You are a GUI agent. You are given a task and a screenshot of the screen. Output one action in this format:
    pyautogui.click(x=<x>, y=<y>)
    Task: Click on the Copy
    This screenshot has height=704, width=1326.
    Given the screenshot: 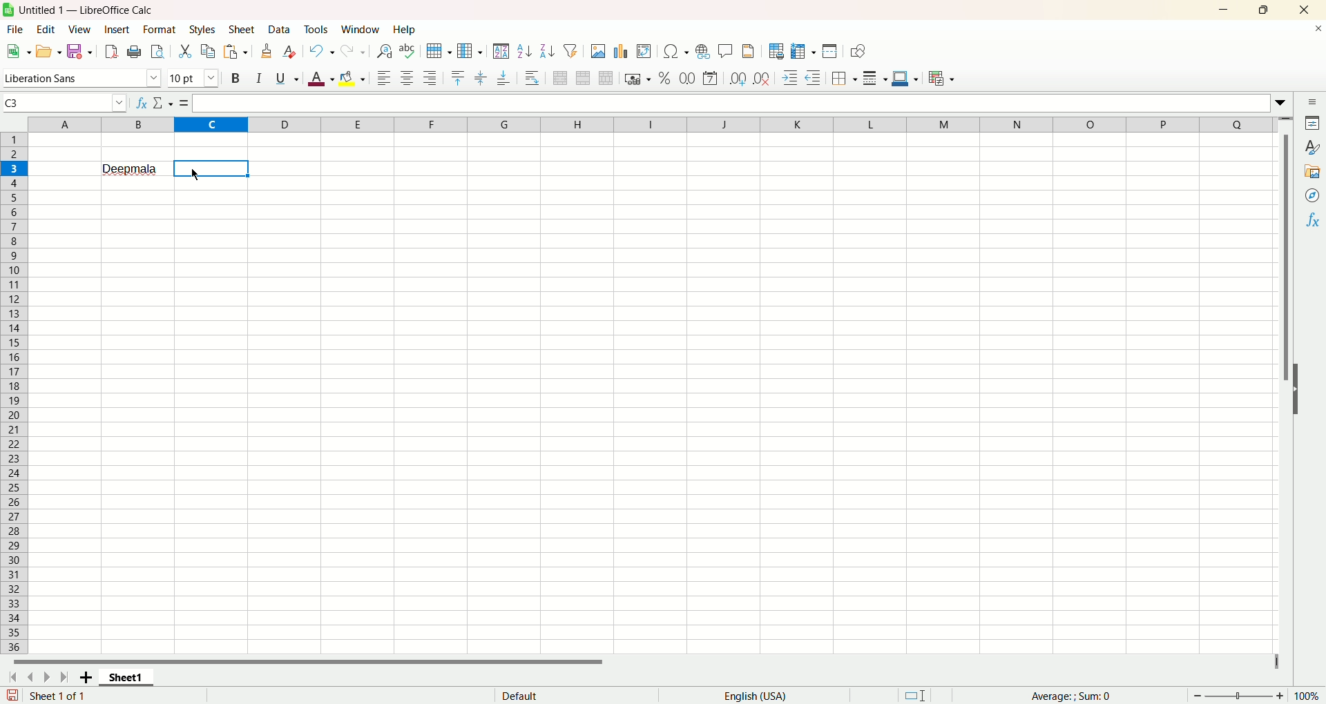 What is the action you would take?
    pyautogui.click(x=209, y=52)
    